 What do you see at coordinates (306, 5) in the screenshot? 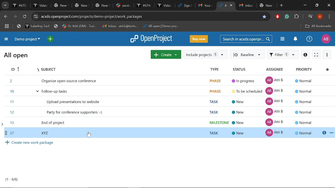
I see `Minimize` at bounding box center [306, 5].